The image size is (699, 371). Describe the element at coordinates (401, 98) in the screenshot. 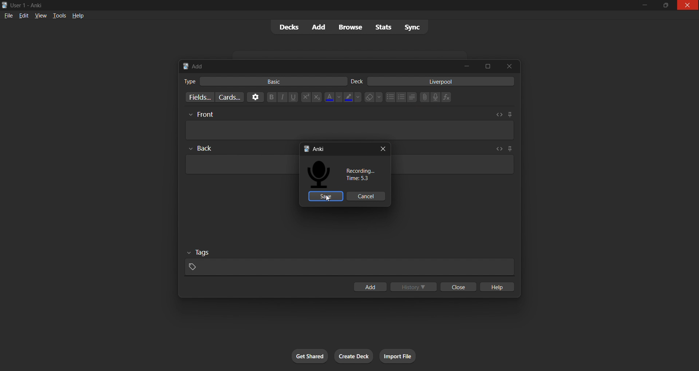

I see `ordered list` at that location.